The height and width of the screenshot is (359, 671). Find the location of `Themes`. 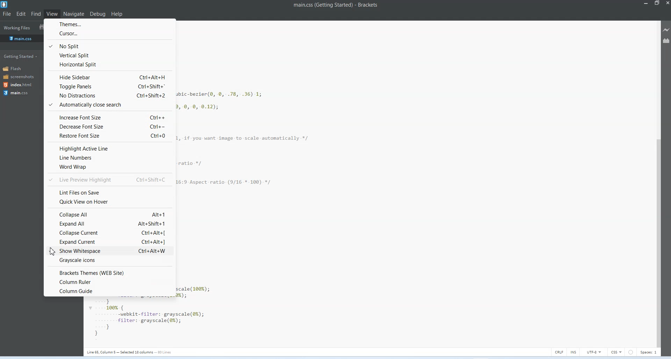

Themes is located at coordinates (111, 23).